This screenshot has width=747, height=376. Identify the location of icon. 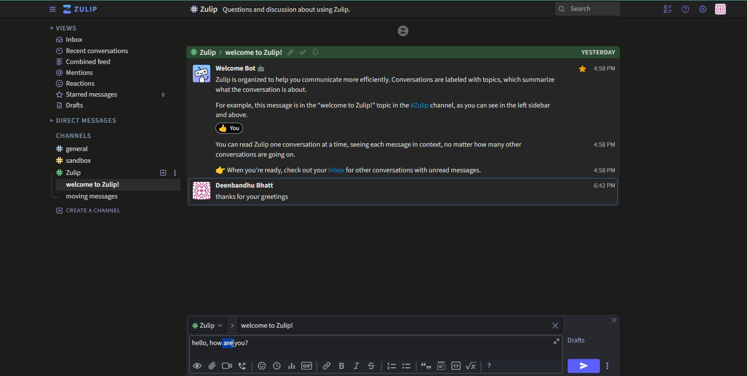
(229, 128).